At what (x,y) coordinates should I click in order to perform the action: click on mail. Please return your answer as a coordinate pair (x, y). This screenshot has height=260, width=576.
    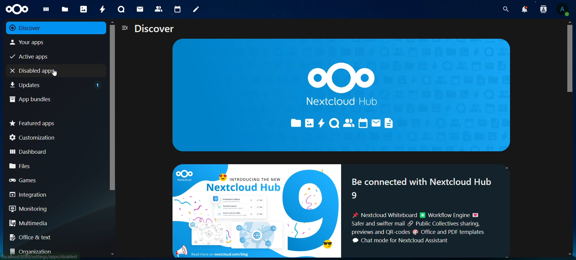
    Looking at the image, I should click on (140, 8).